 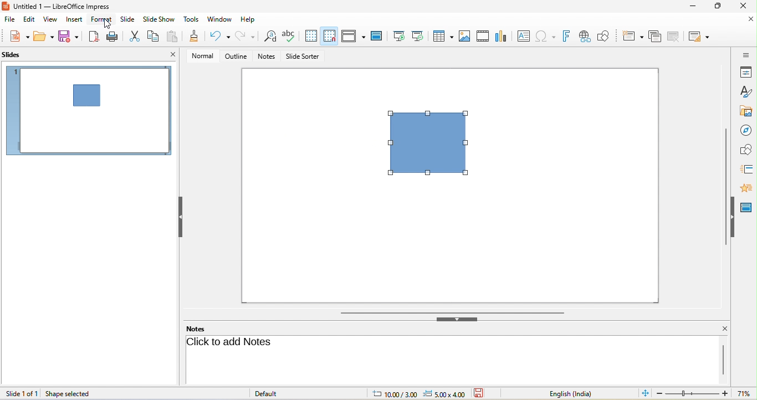 I want to click on paste, so click(x=173, y=37).